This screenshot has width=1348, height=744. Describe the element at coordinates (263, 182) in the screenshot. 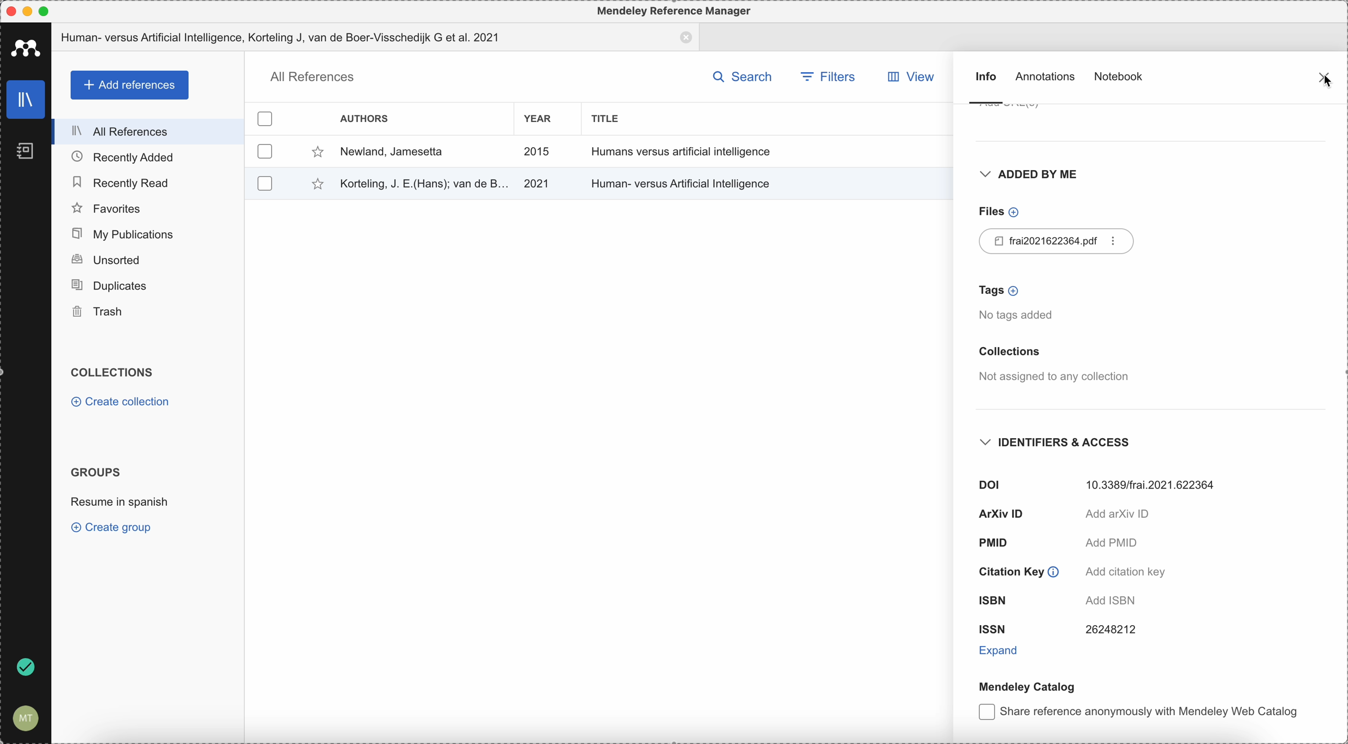

I see `checkbox` at that location.